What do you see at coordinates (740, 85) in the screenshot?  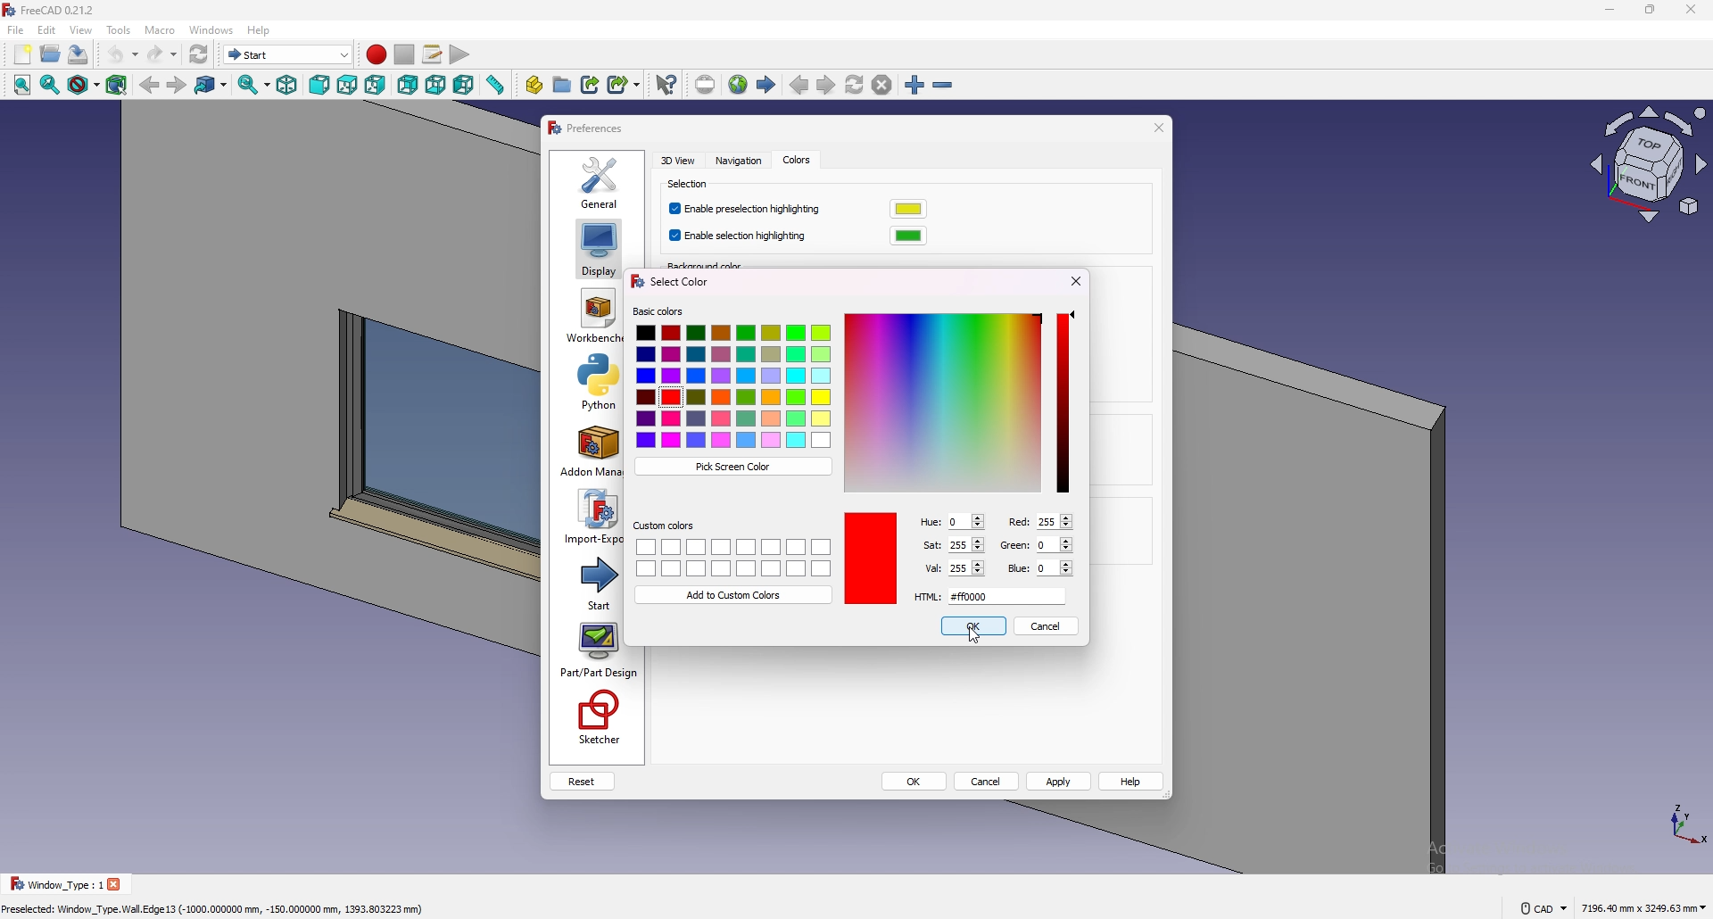 I see `open website` at bounding box center [740, 85].